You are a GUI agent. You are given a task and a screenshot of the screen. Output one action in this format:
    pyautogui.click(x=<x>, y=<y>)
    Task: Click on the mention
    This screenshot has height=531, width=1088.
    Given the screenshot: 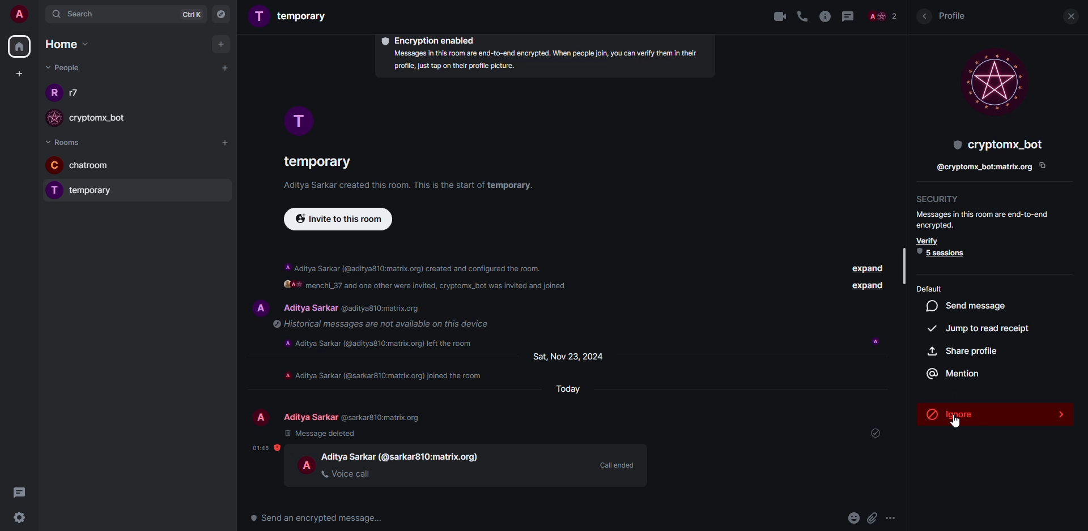 What is the action you would take?
    pyautogui.click(x=955, y=372)
    